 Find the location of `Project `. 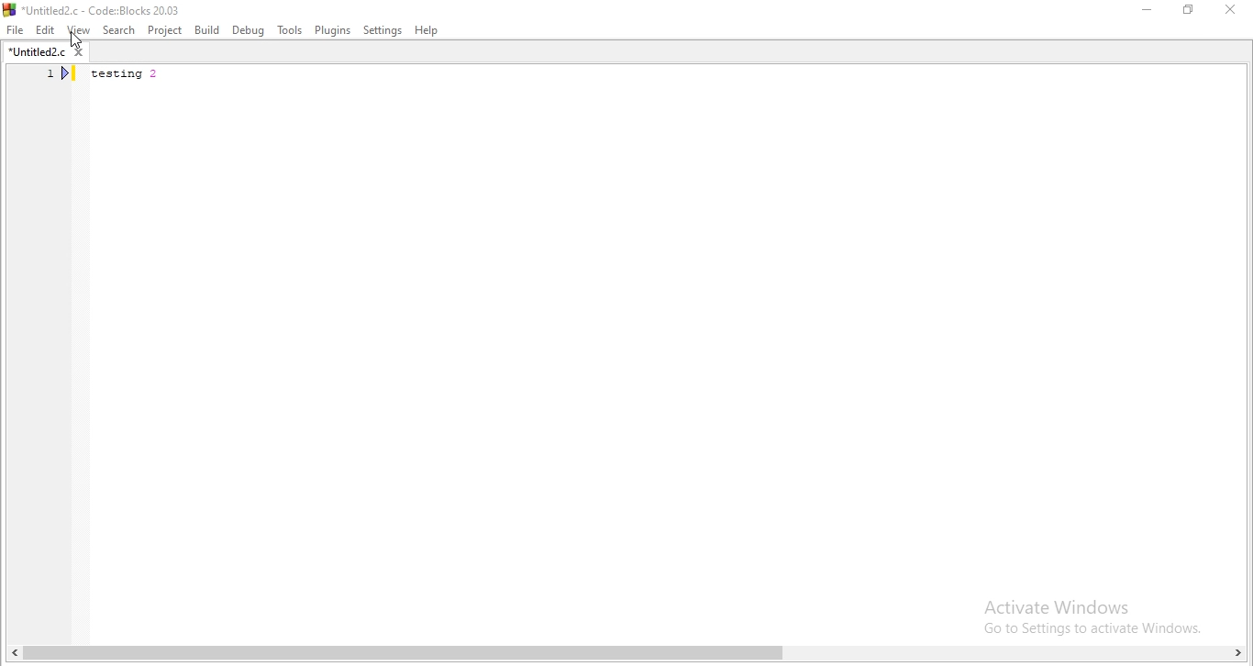

Project  is located at coordinates (165, 31).